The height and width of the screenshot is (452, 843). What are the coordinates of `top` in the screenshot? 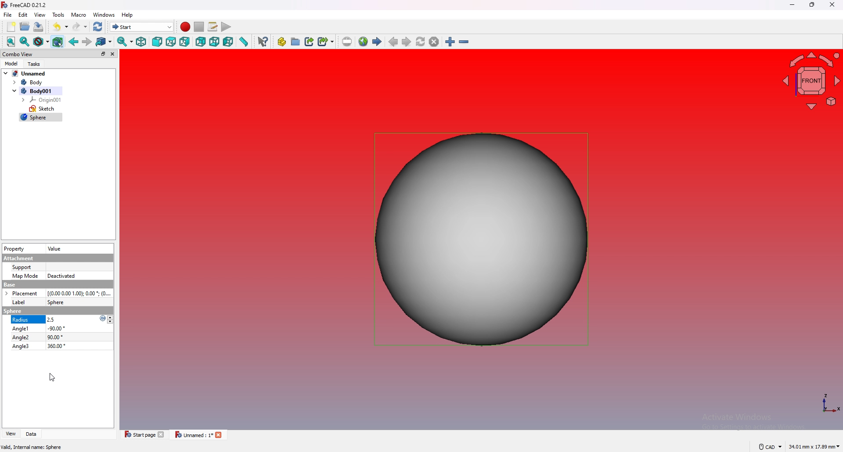 It's located at (171, 42).